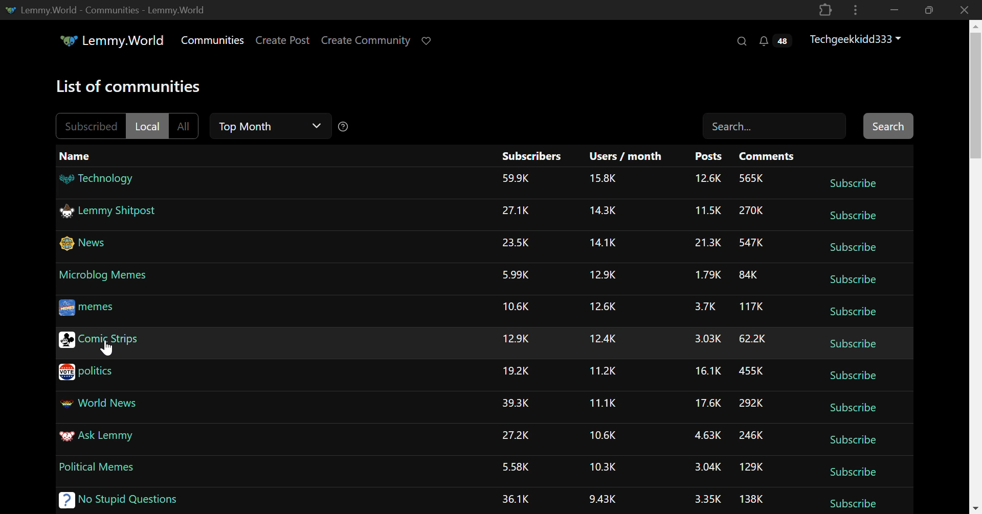 The height and width of the screenshot is (514, 982). What do you see at coordinates (894, 9) in the screenshot?
I see `Restore Down` at bounding box center [894, 9].